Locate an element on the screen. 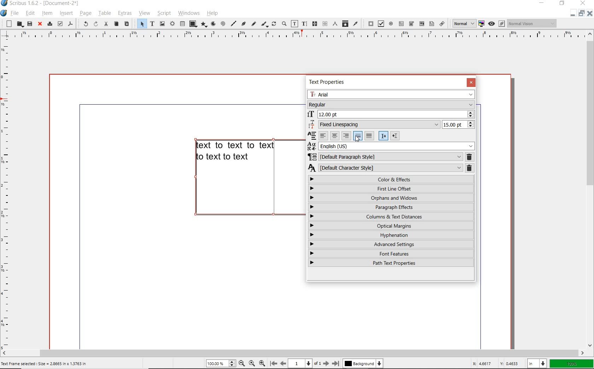  shape is located at coordinates (192, 24).